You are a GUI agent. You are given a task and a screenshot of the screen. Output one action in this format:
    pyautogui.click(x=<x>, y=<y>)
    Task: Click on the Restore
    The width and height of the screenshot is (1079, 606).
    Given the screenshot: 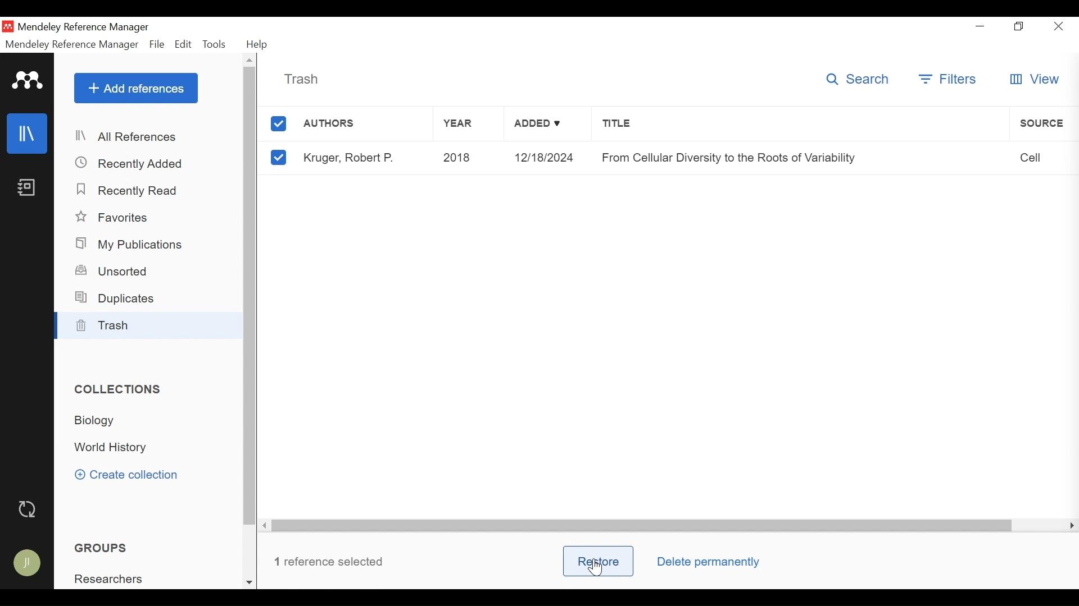 What is the action you would take?
    pyautogui.click(x=1018, y=27)
    